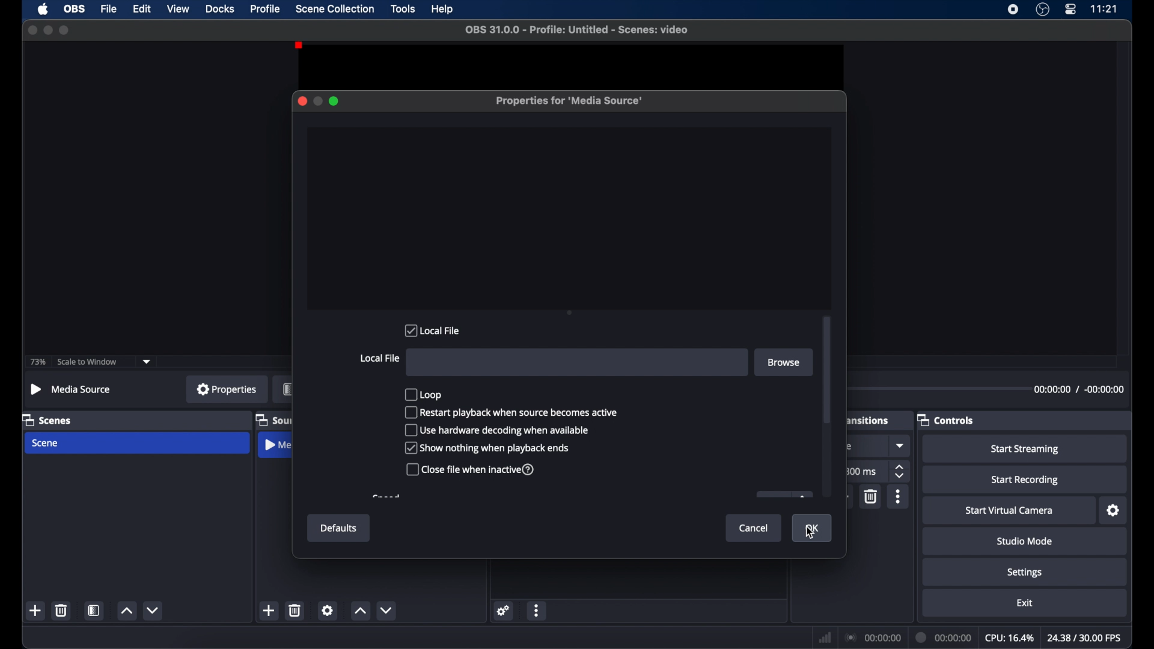 This screenshot has height=649, width=1154. What do you see at coordinates (1010, 511) in the screenshot?
I see `start virtual camera` at bounding box center [1010, 511].